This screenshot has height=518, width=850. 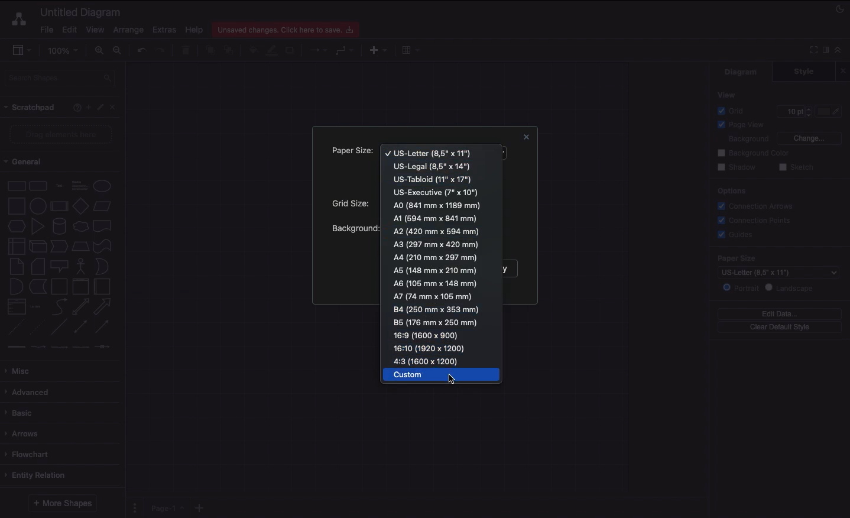 What do you see at coordinates (80, 206) in the screenshot?
I see `Diamond` at bounding box center [80, 206].